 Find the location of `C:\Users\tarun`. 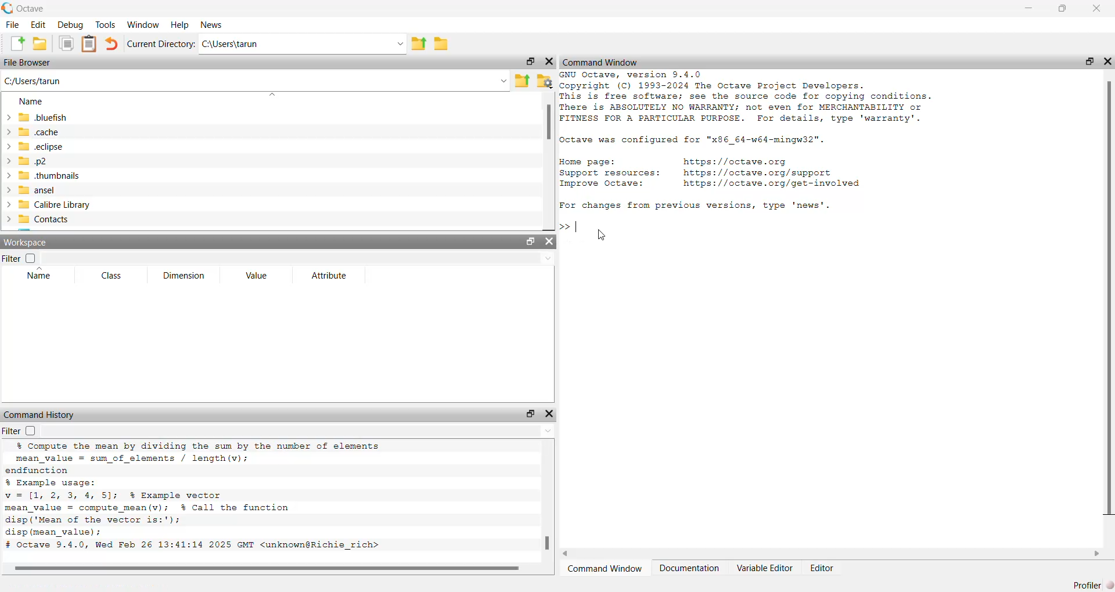

C:\Users\tarun is located at coordinates (231, 44).